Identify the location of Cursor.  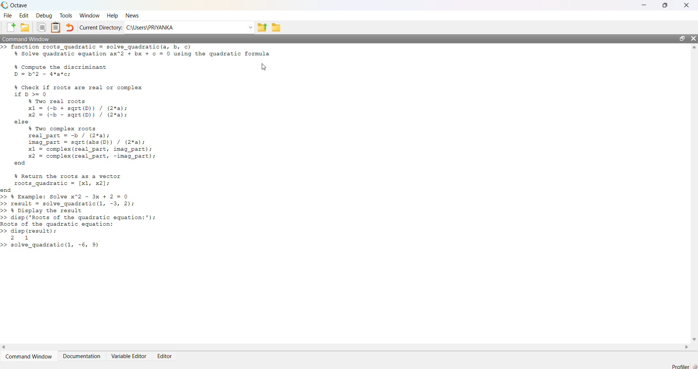
(265, 67).